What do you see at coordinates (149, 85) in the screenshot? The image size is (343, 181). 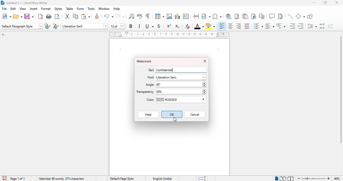 I see `Angle` at bounding box center [149, 85].